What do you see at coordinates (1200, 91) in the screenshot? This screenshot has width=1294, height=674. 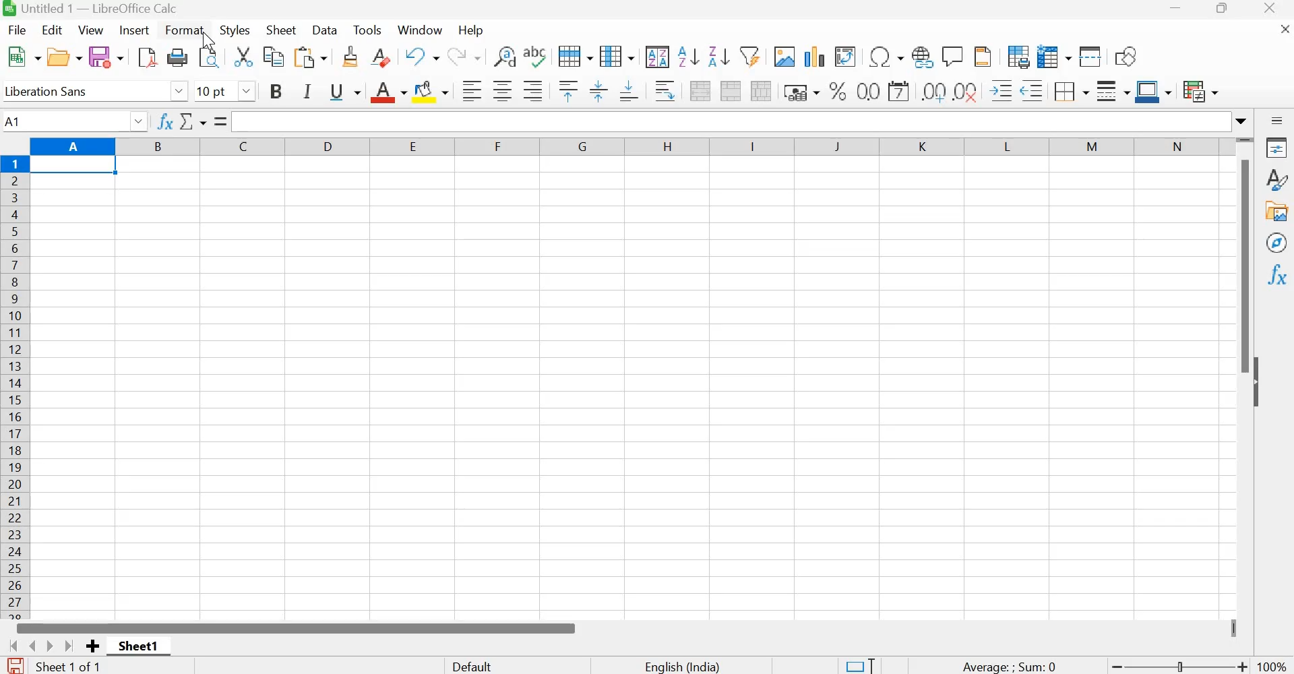 I see `Conditional ` at bounding box center [1200, 91].